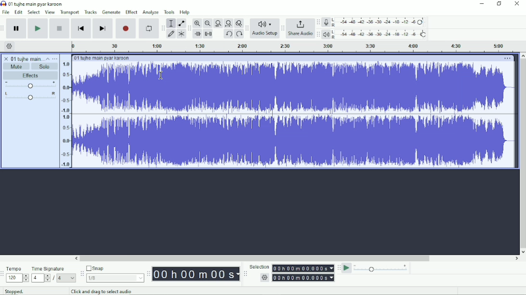 This screenshot has width=526, height=295. Describe the element at coordinates (38, 28) in the screenshot. I see `Play` at that location.